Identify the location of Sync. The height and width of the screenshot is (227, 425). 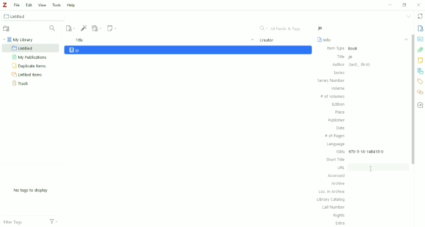
(420, 16).